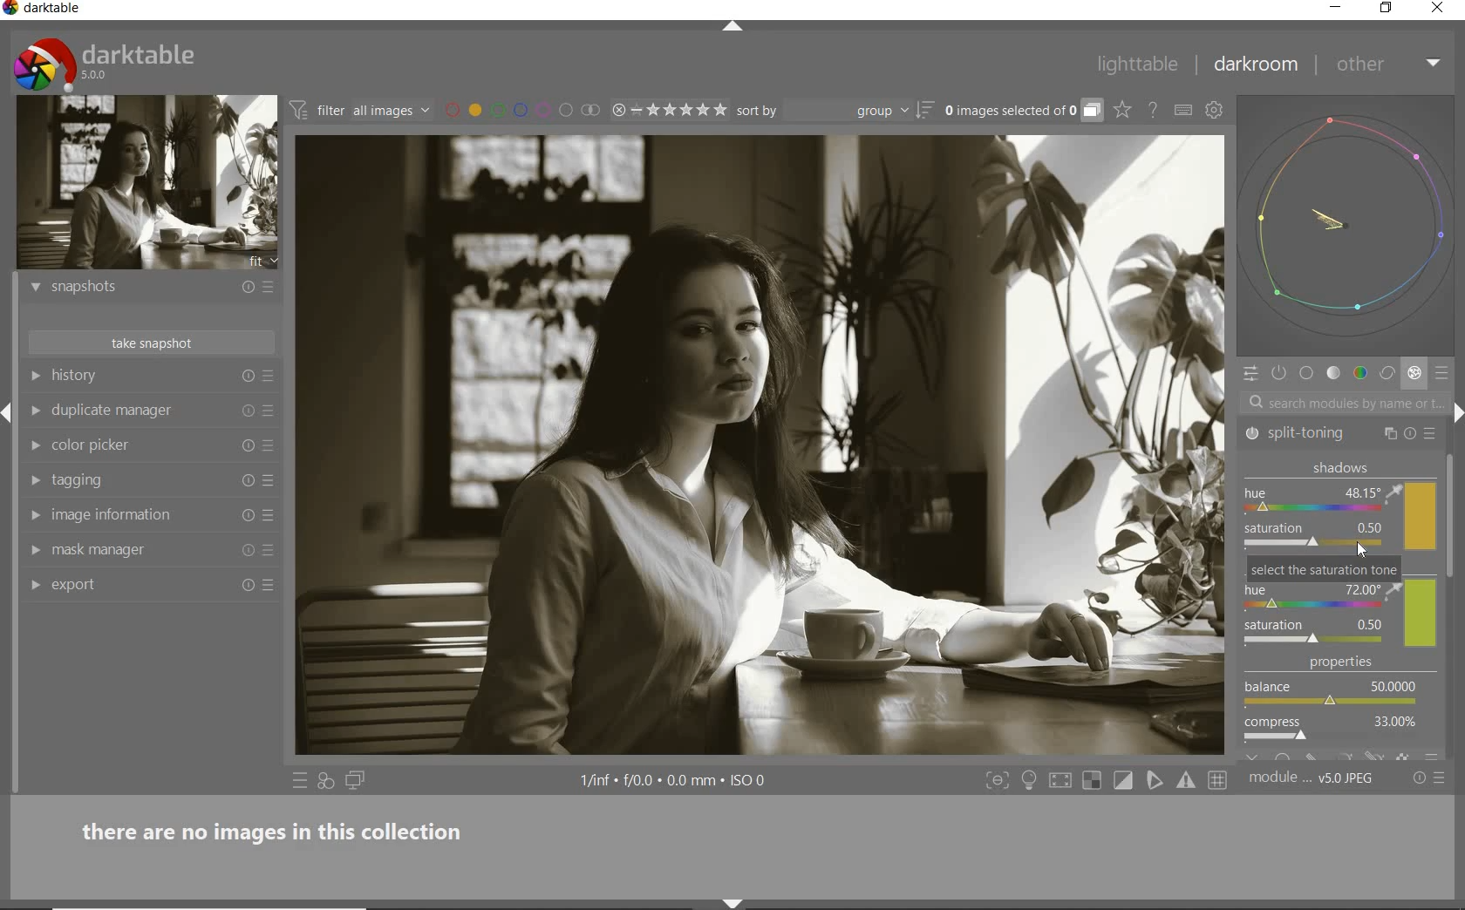 This screenshot has width=1465, height=910. Describe the element at coordinates (282, 829) in the screenshot. I see `there are no images in this collection` at that location.